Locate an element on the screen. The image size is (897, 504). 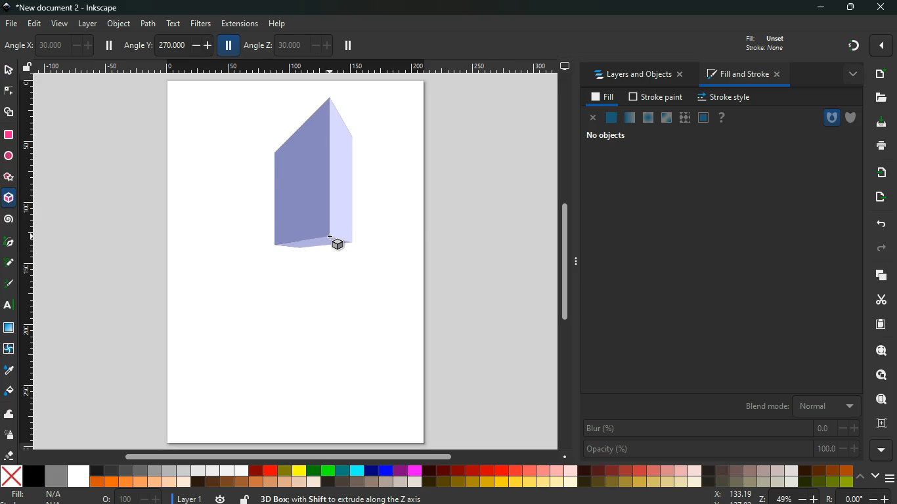
wave is located at coordinates (9, 415).